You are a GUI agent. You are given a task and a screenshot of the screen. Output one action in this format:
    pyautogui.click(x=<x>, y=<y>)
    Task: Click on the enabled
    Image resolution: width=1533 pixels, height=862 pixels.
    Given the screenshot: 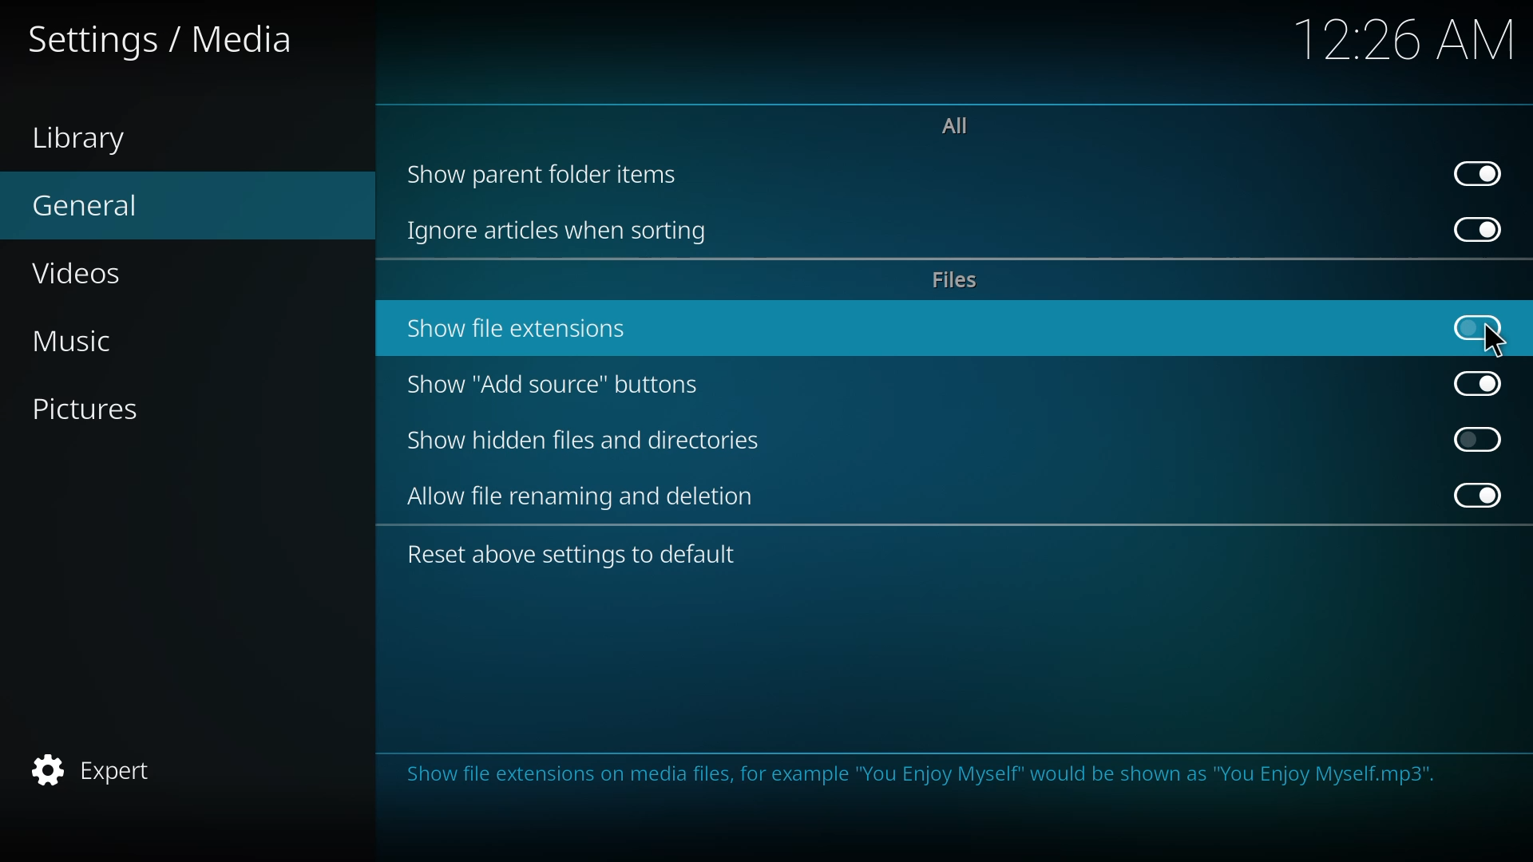 What is the action you would take?
    pyautogui.click(x=1481, y=496)
    